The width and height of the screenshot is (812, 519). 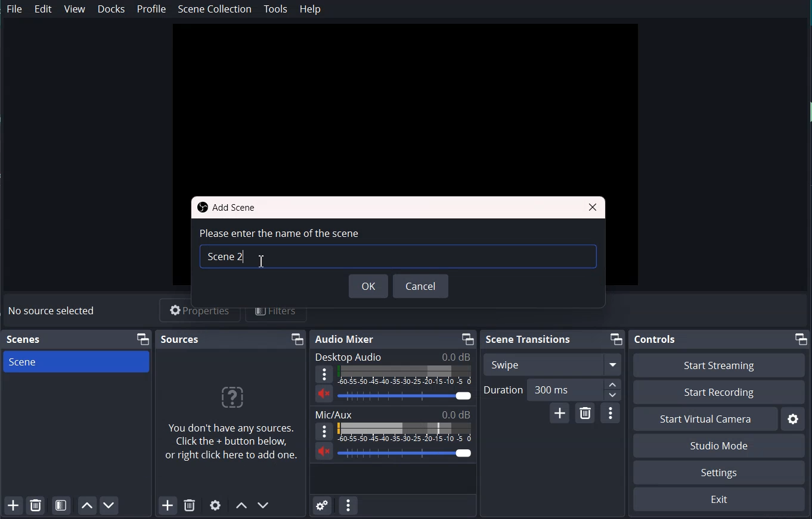 I want to click on Close, so click(x=593, y=207).